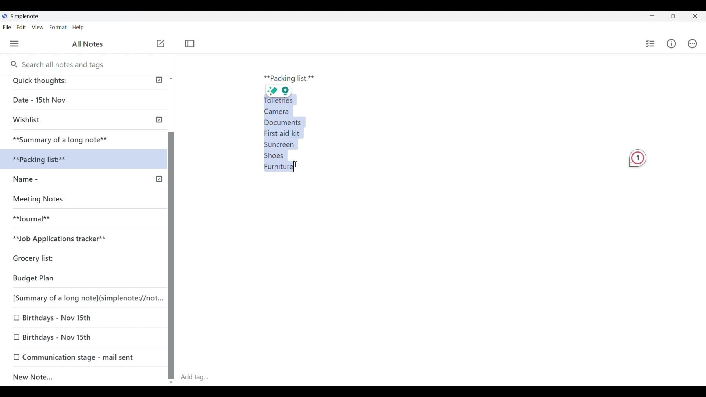  I want to click on Quick slide to top, so click(171, 79).